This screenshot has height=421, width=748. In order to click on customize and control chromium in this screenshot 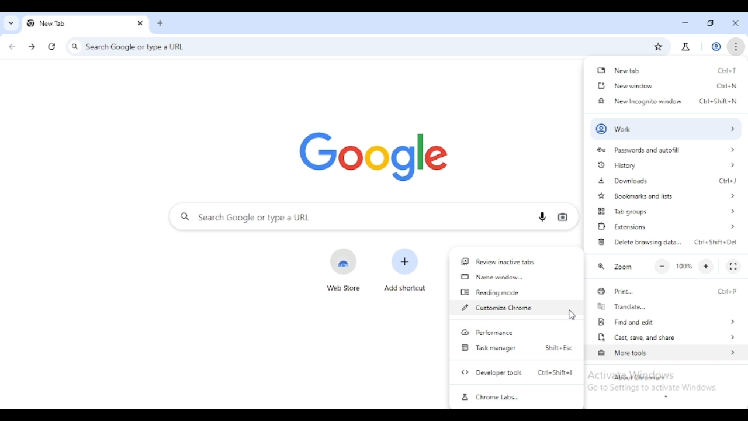, I will do `click(737, 46)`.